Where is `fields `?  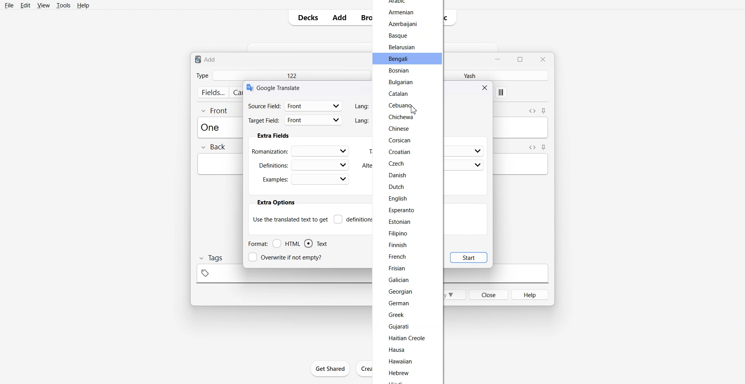
fields  is located at coordinates (213, 92).